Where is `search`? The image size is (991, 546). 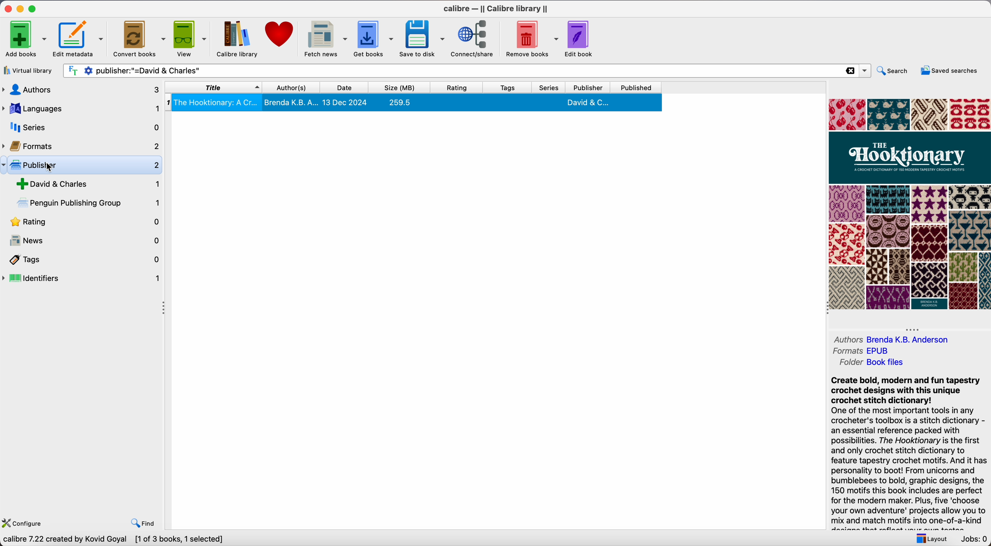 search is located at coordinates (894, 70).